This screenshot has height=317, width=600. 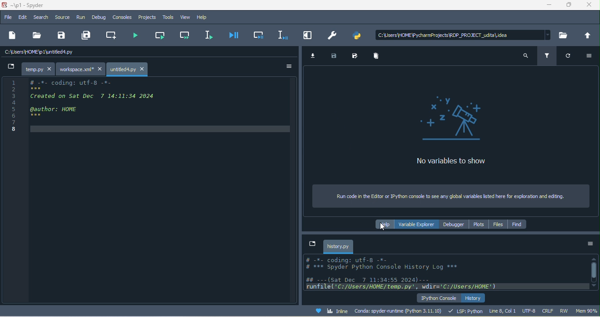 I want to click on pythonpath manager, so click(x=359, y=35).